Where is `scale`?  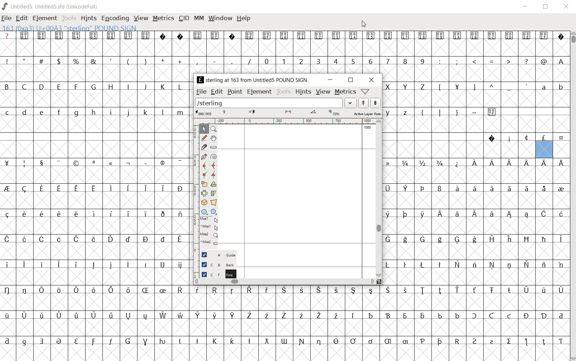
scale is located at coordinates (194, 186).